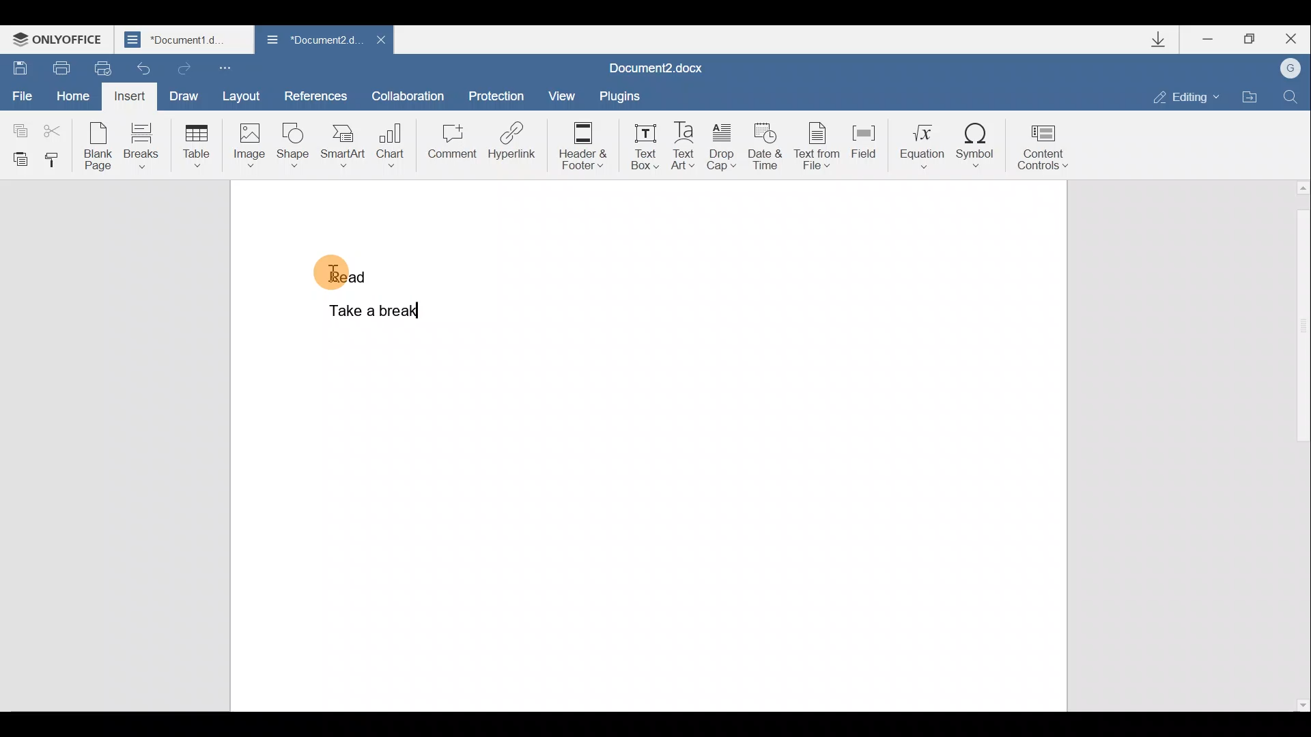  What do you see at coordinates (60, 41) in the screenshot?
I see `ONLYOFFICE` at bounding box center [60, 41].